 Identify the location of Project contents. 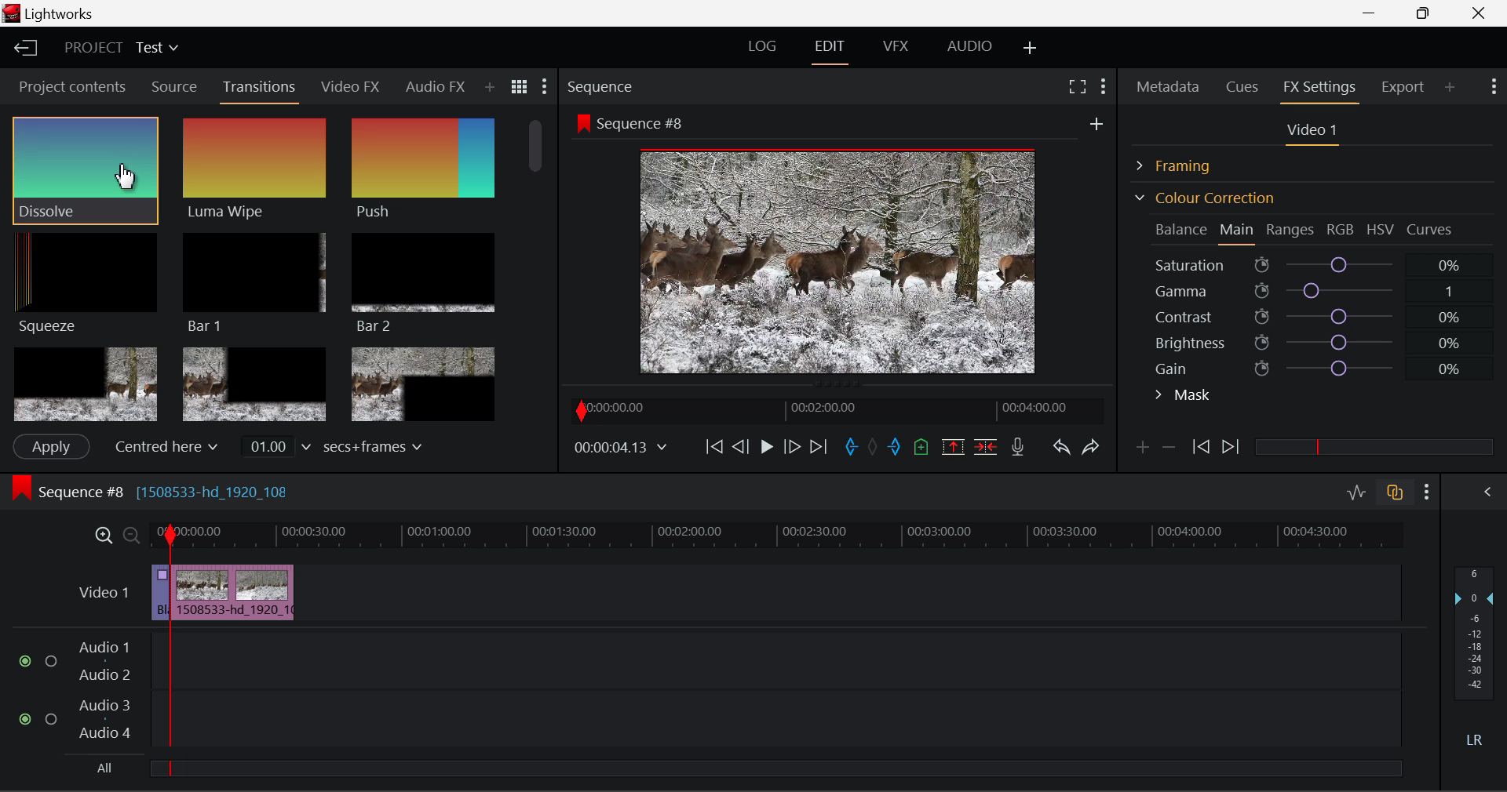
(71, 90).